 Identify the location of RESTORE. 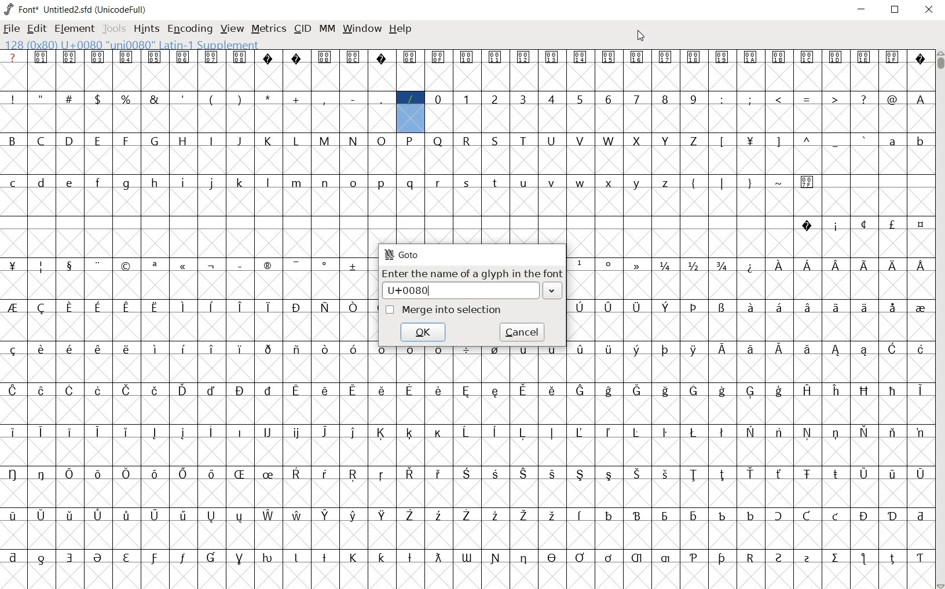
(898, 11).